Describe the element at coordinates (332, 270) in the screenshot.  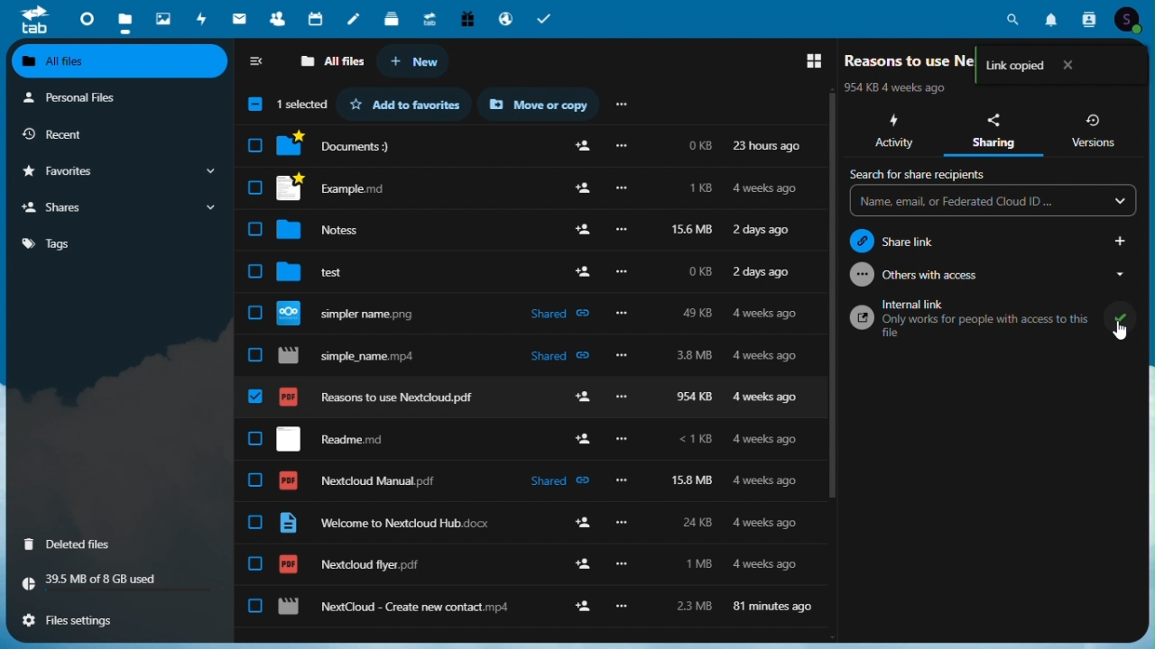
I see `test` at that location.